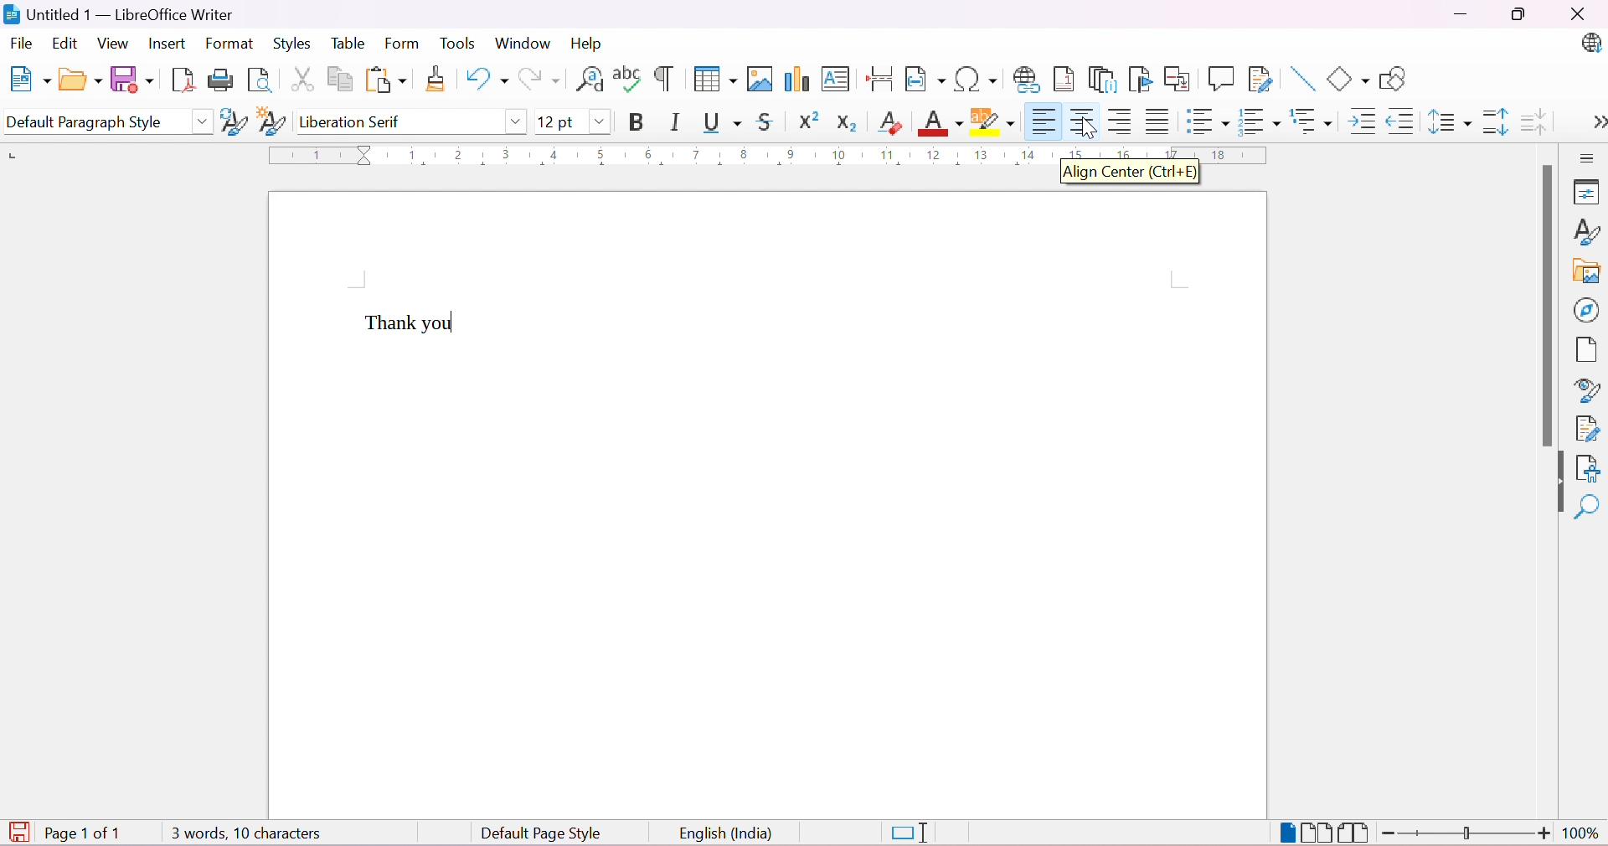 The width and height of the screenshot is (1608, 846). What do you see at coordinates (1591, 158) in the screenshot?
I see `Sidebar Settings` at bounding box center [1591, 158].